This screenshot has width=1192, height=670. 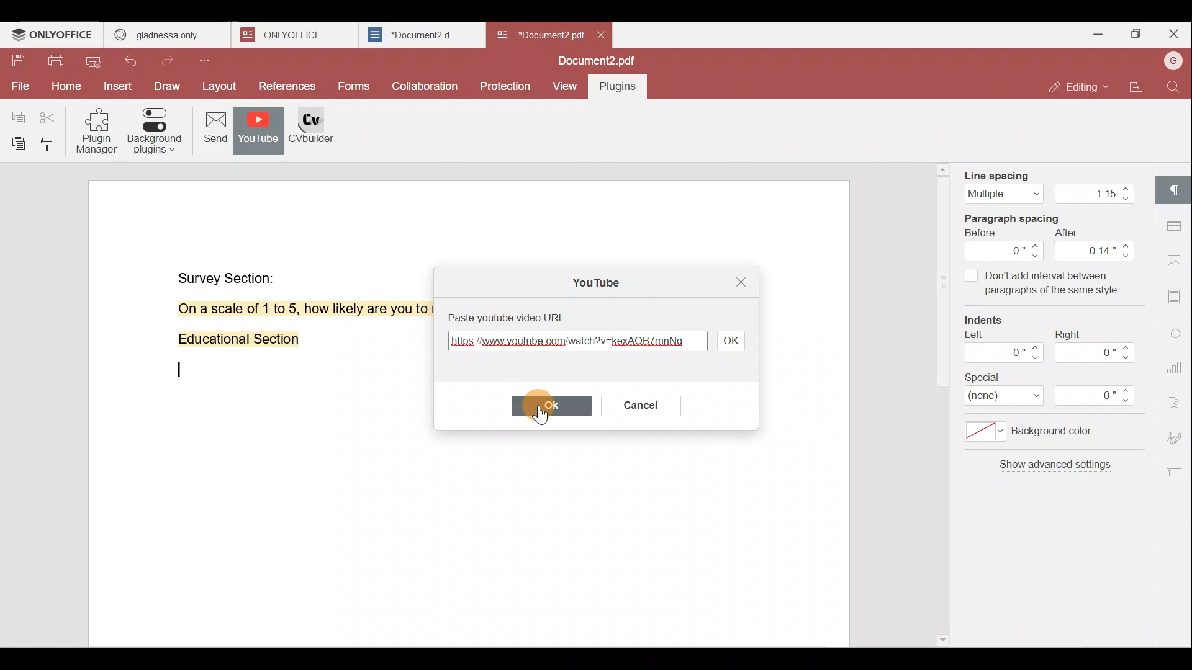 What do you see at coordinates (423, 85) in the screenshot?
I see `Collaboration` at bounding box center [423, 85].